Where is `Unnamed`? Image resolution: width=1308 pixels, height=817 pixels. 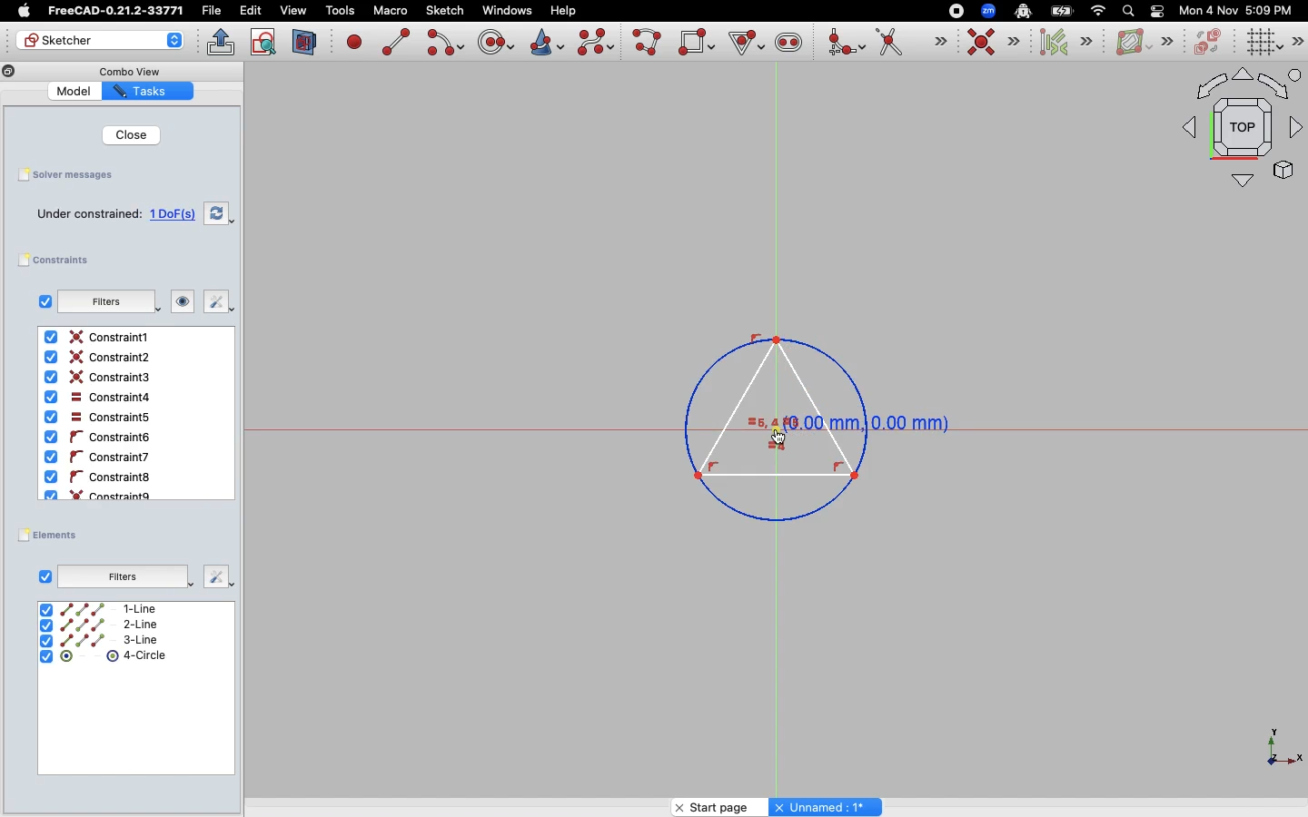 Unnamed is located at coordinates (827, 806).